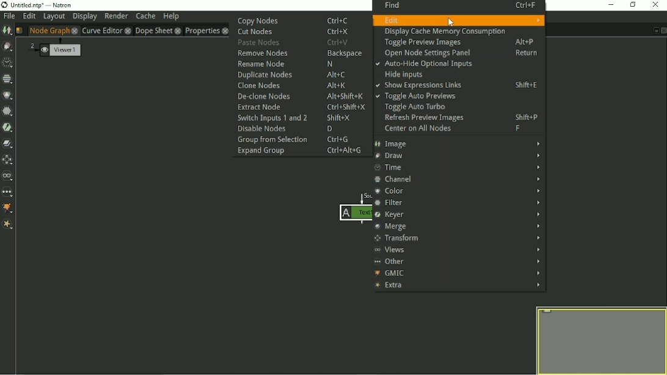  I want to click on Expand Group, so click(300, 151).